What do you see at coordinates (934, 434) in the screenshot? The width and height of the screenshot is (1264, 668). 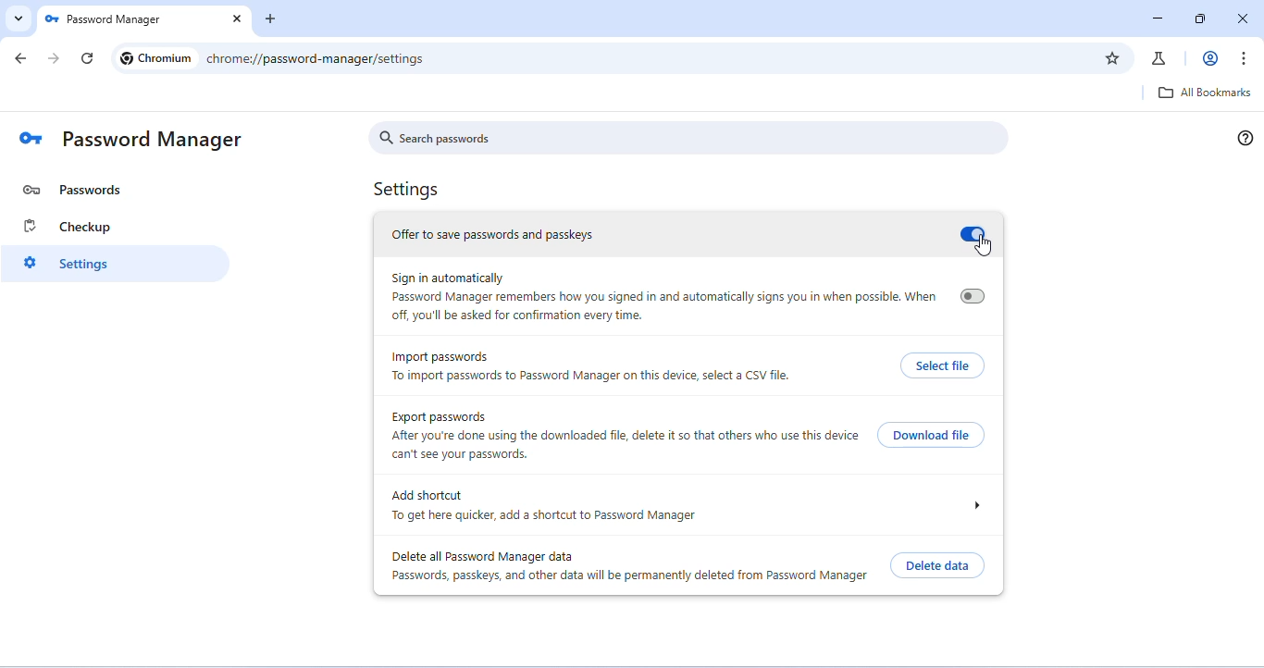 I see `download file` at bounding box center [934, 434].